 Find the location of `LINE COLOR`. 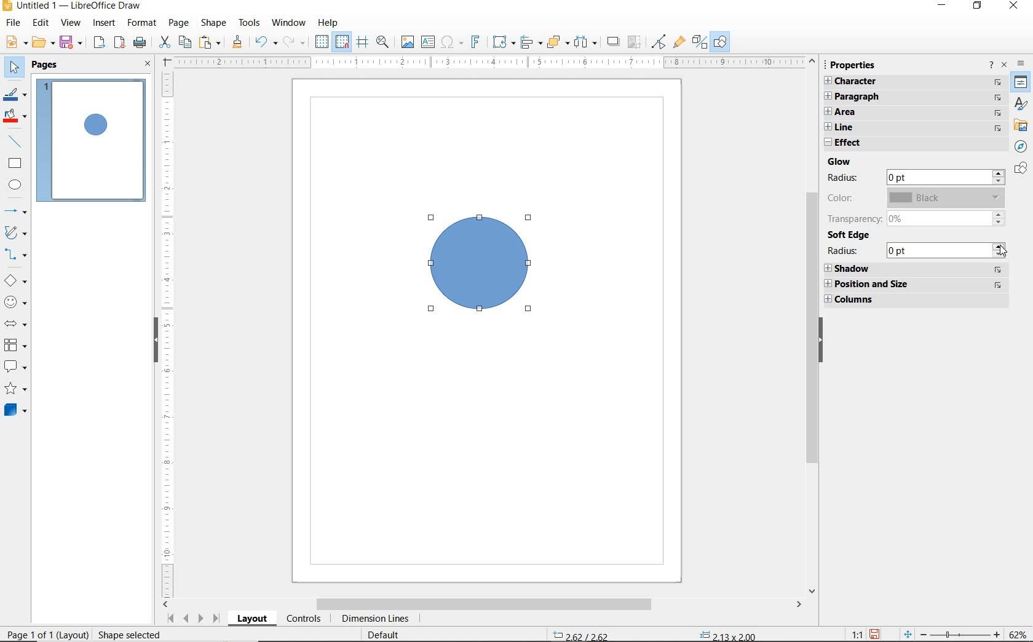

LINE COLOR is located at coordinates (17, 96).